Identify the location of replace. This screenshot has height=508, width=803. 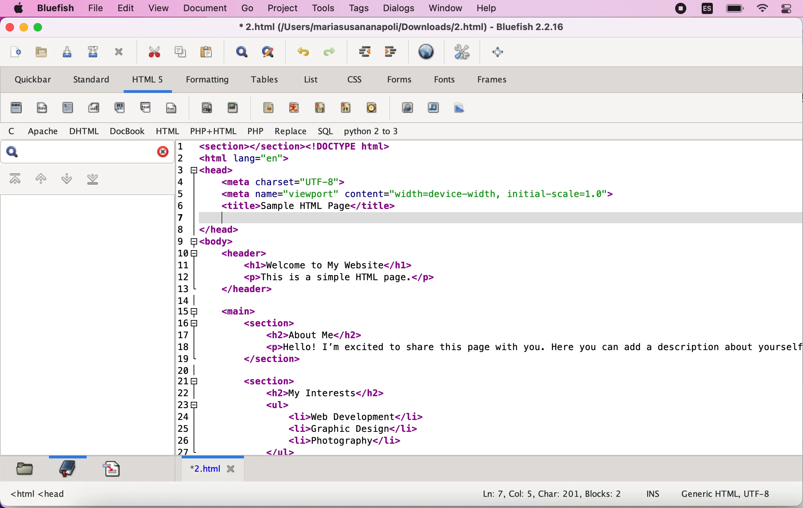
(289, 132).